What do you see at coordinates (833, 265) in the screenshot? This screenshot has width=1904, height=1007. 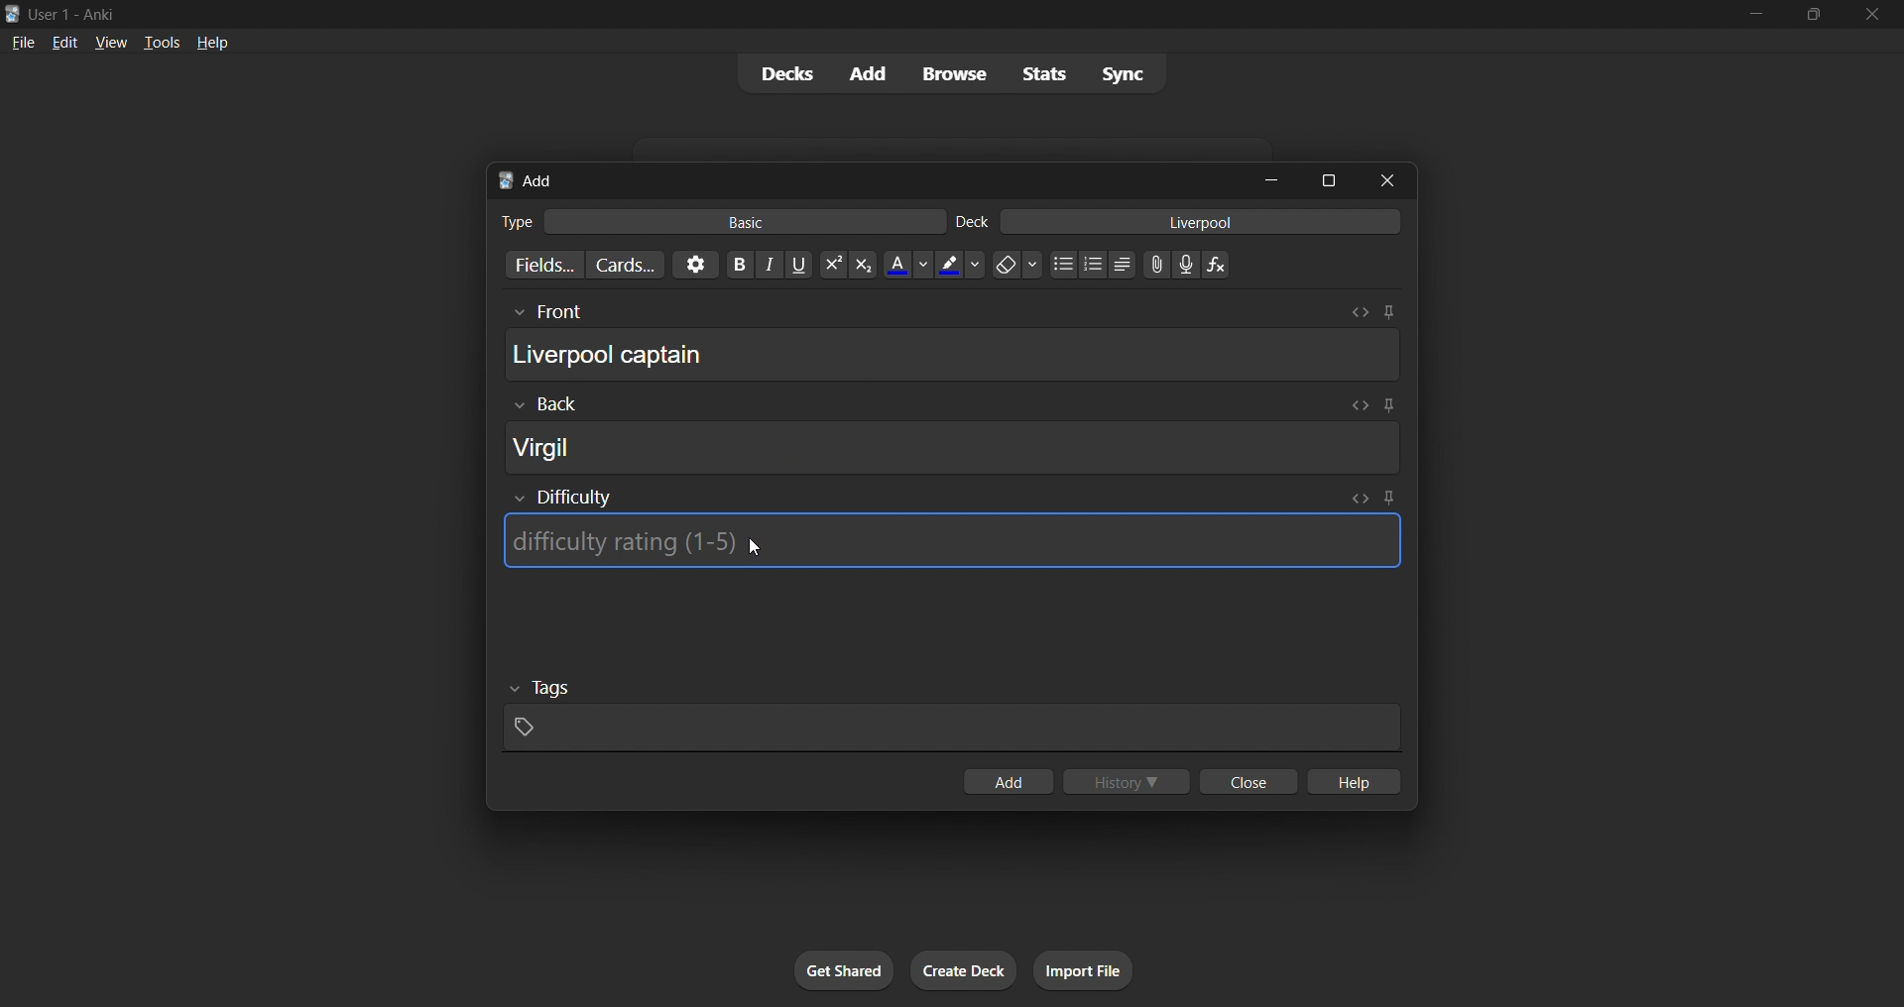 I see `Superscript` at bounding box center [833, 265].